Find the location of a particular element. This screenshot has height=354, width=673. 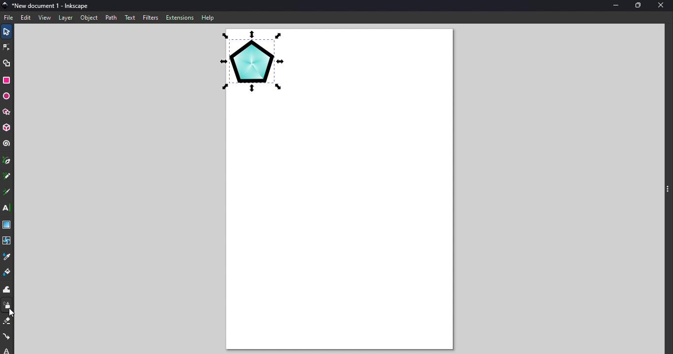

Extensions is located at coordinates (181, 17).